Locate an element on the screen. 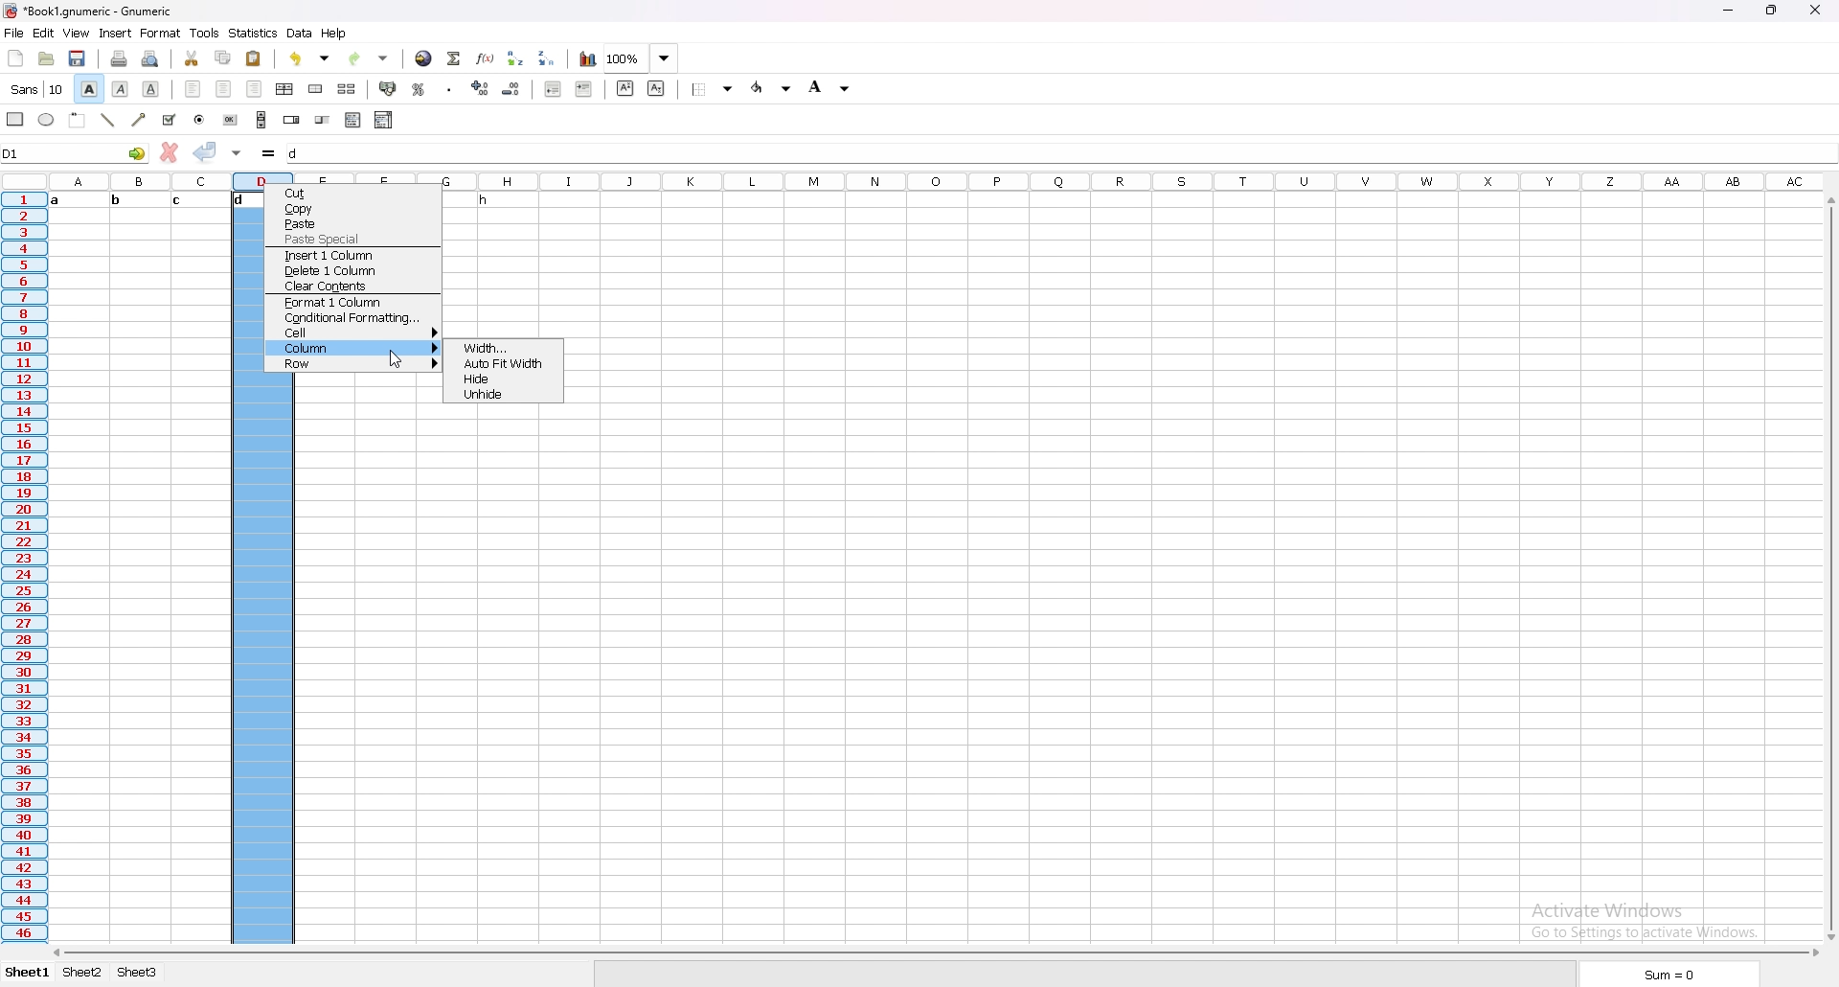 The width and height of the screenshot is (1839, 987). sort ascending is located at coordinates (515, 57).